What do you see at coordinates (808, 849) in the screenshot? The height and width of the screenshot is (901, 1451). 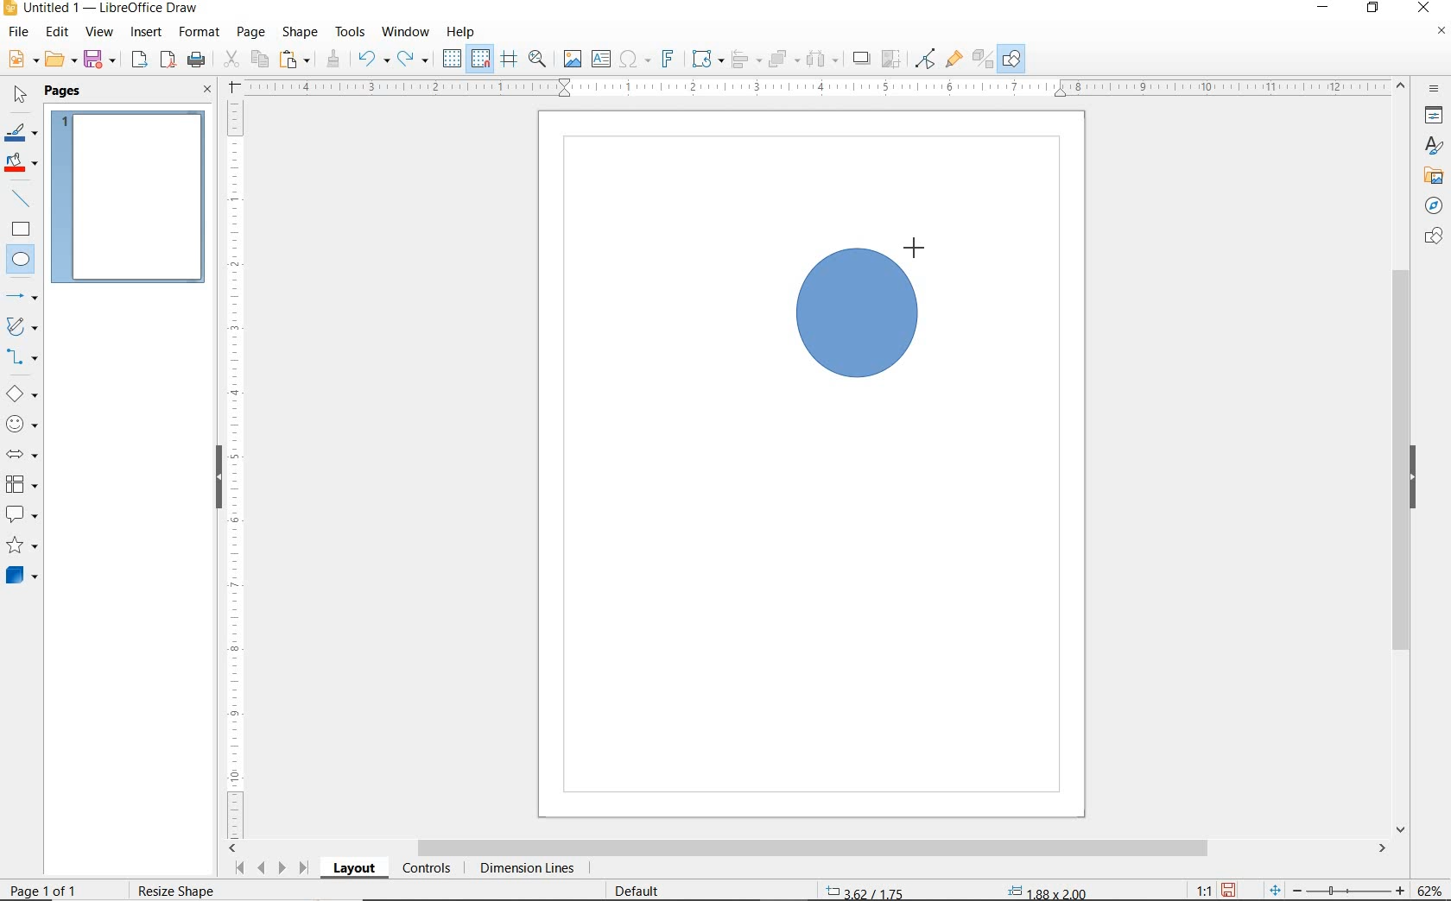 I see `SCROLLBAR` at bounding box center [808, 849].